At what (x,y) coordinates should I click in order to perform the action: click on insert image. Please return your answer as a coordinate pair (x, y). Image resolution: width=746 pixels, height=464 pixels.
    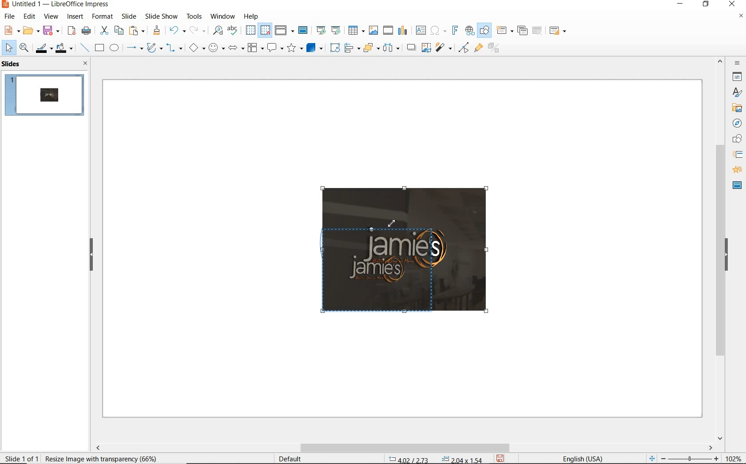
    Looking at the image, I should click on (373, 30).